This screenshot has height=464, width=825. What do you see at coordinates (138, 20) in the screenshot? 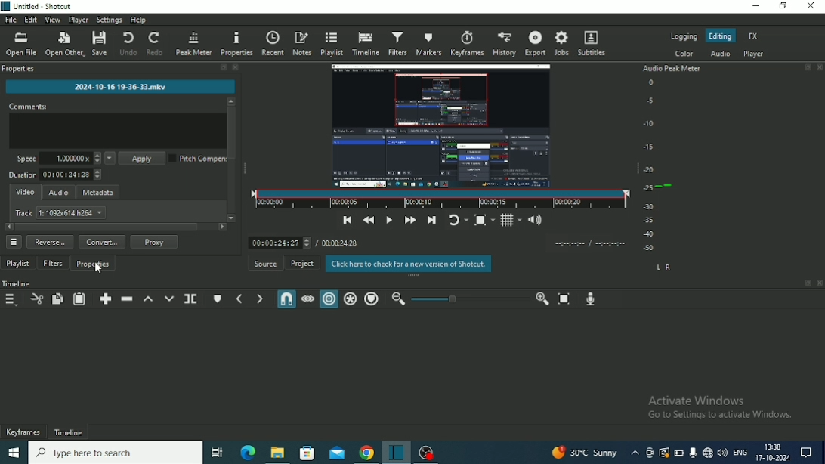
I see `Help` at bounding box center [138, 20].